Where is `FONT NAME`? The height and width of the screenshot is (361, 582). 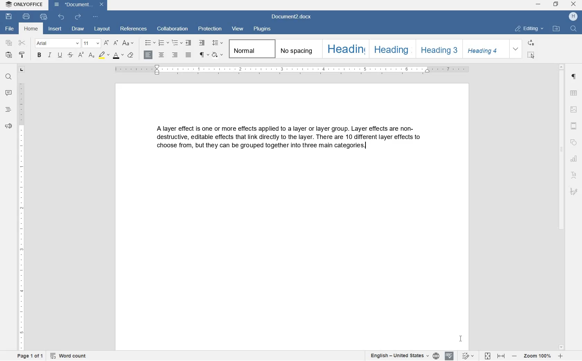
FONT NAME is located at coordinates (56, 44).